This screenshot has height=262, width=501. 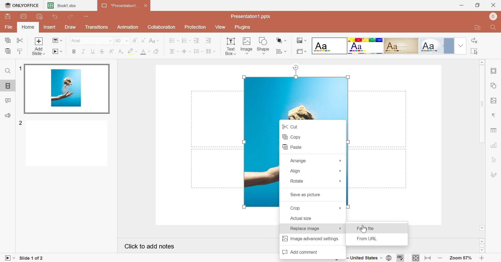 What do you see at coordinates (210, 40) in the screenshot?
I see `Increase indent` at bounding box center [210, 40].